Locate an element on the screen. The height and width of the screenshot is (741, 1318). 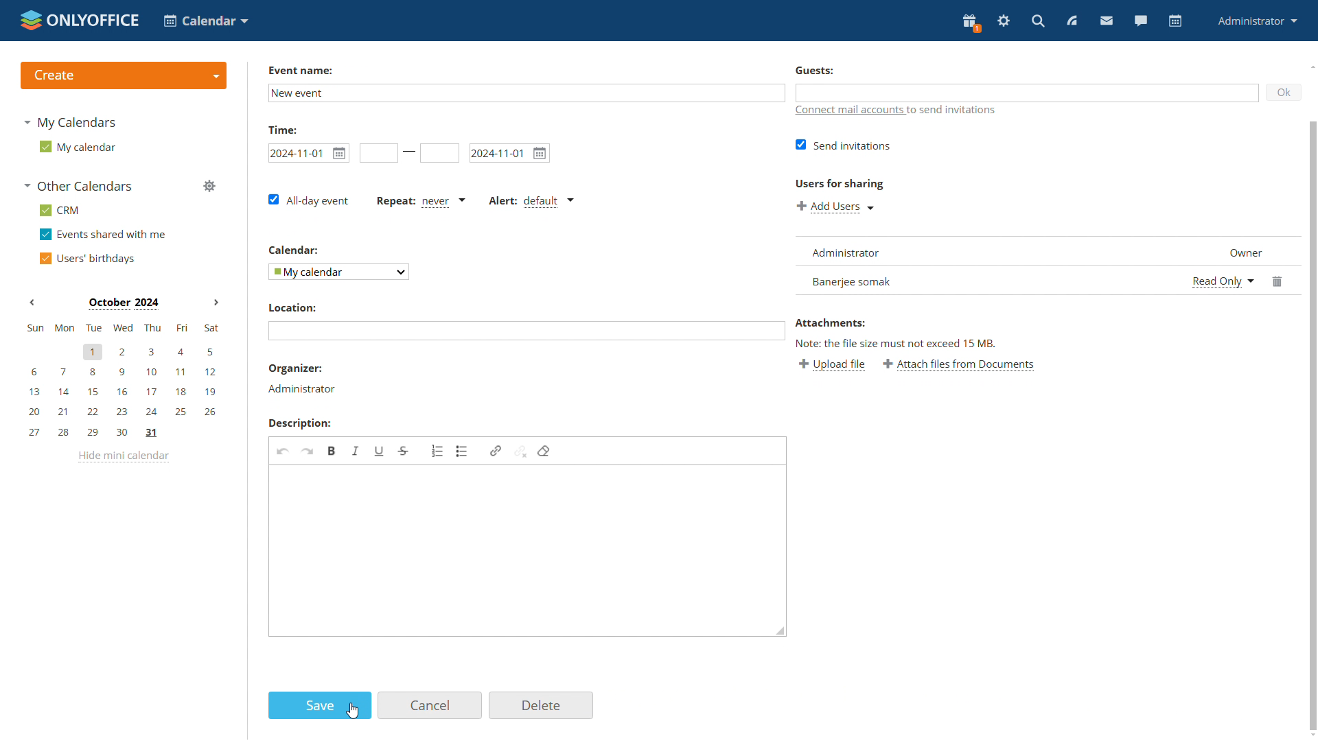
insert/remove bulletted list is located at coordinates (462, 451).